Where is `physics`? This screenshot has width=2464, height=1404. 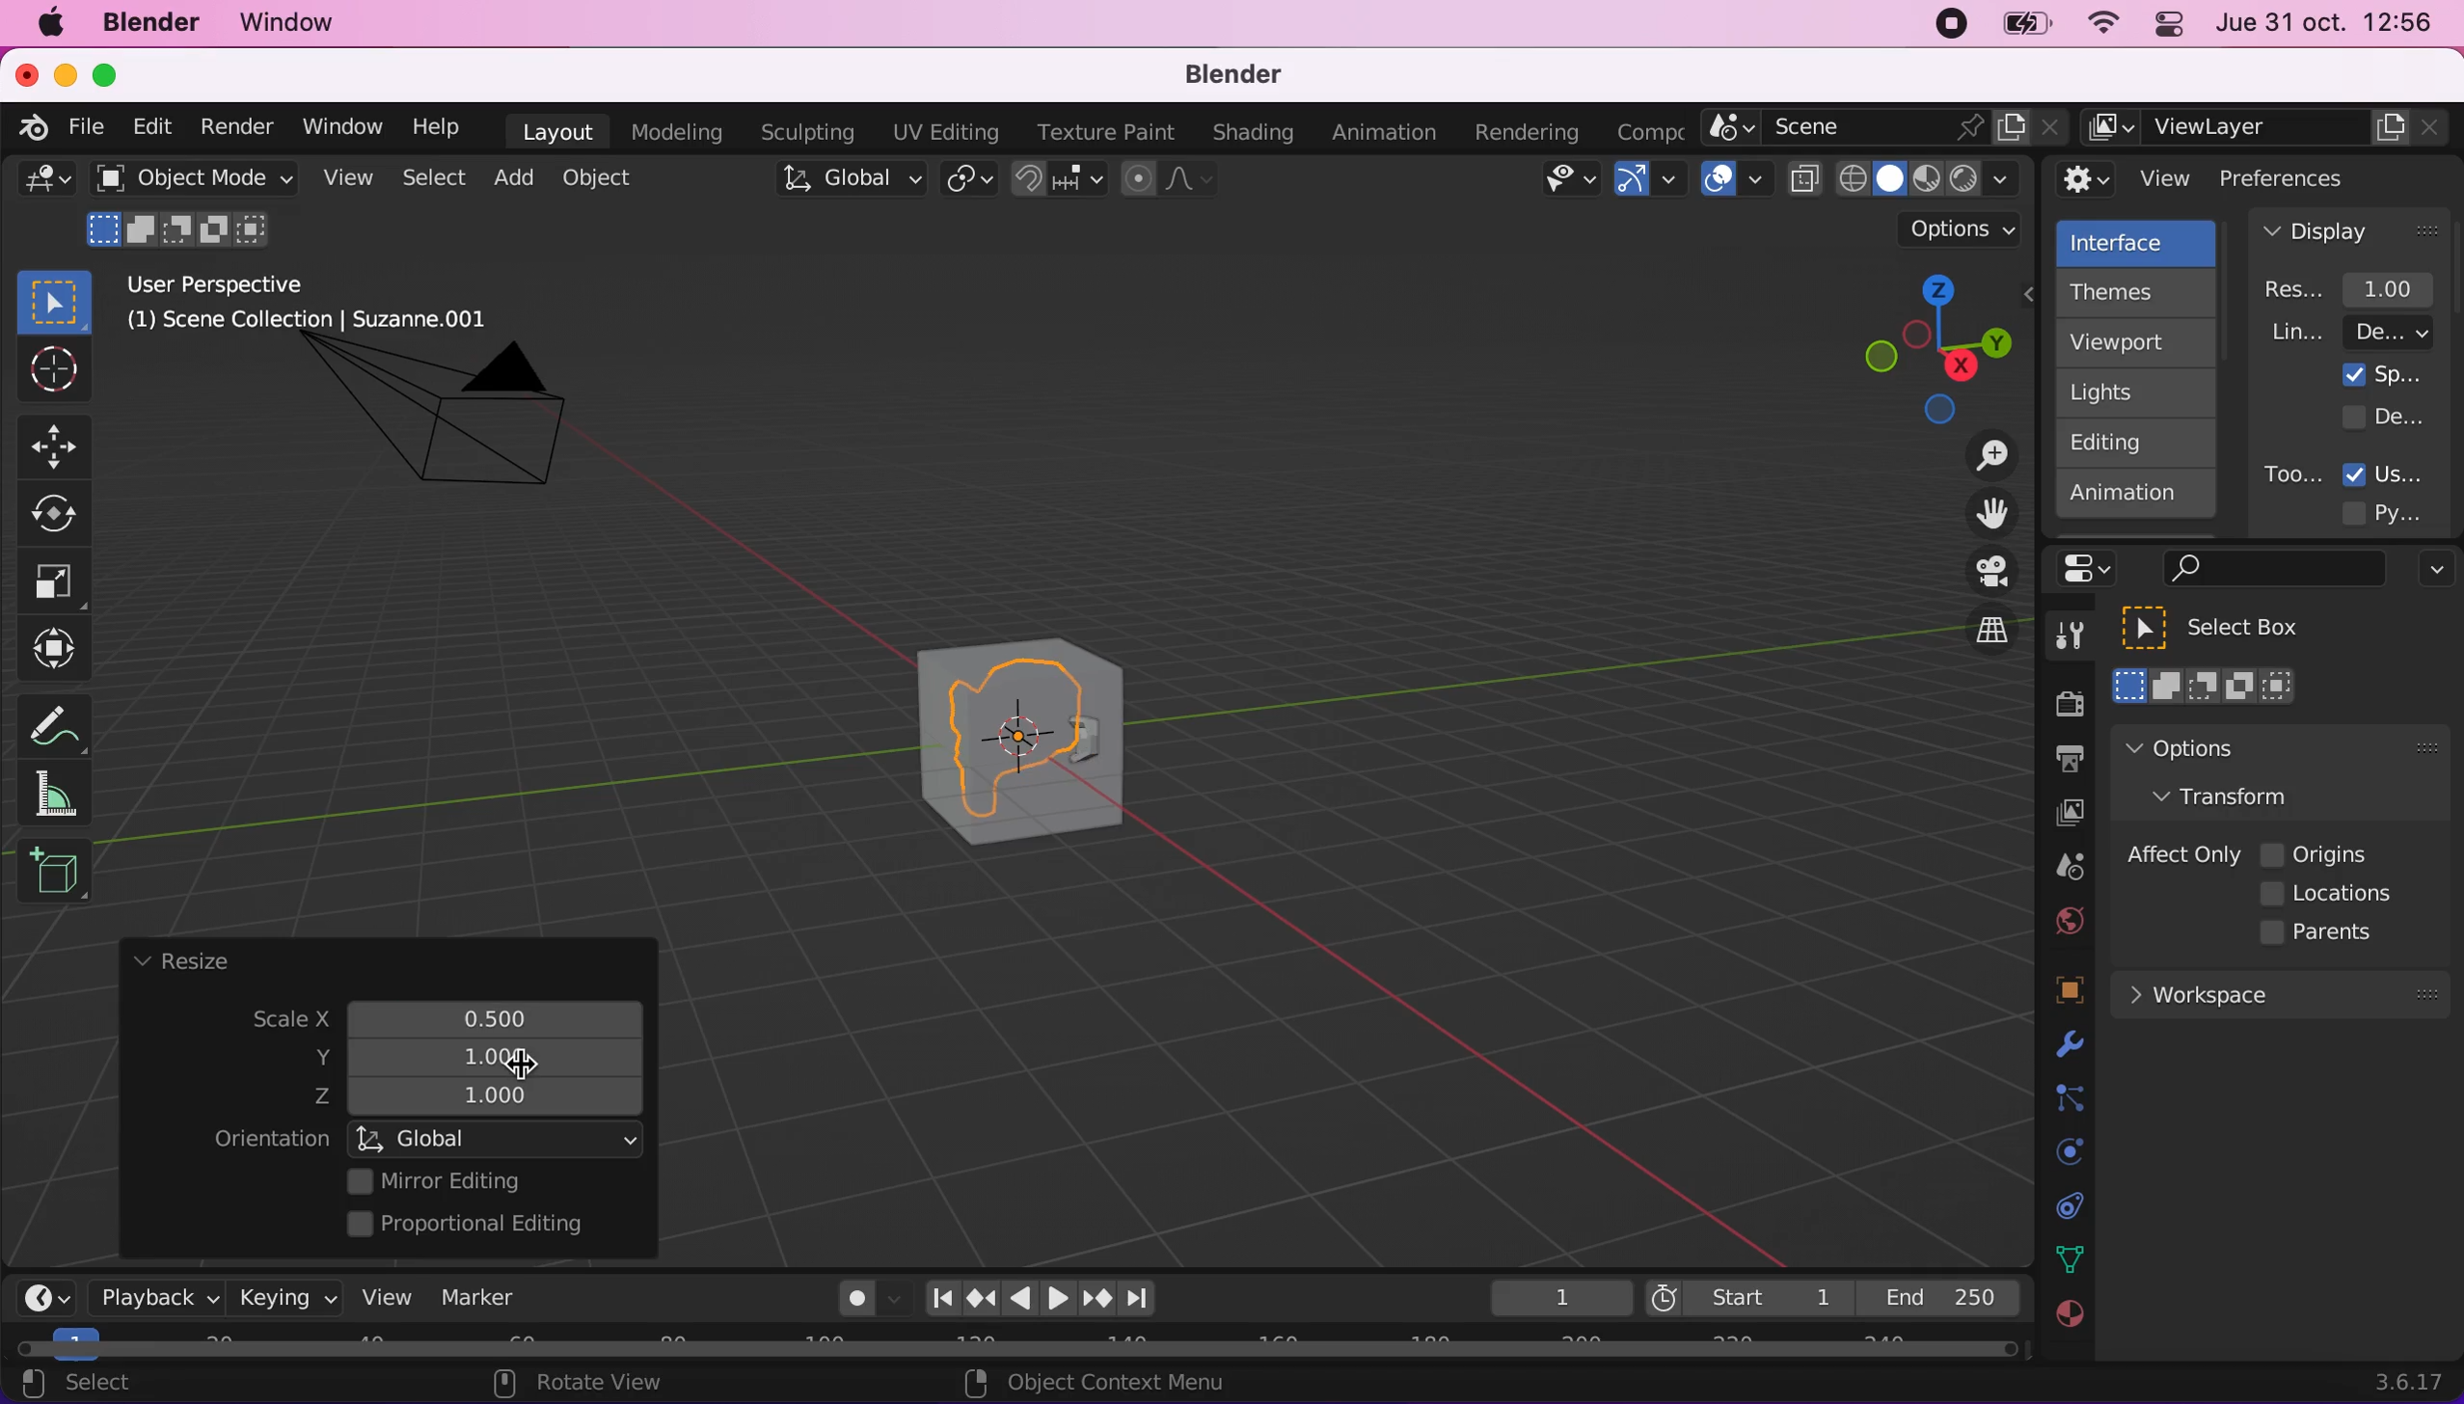
physics is located at coordinates (2065, 1046).